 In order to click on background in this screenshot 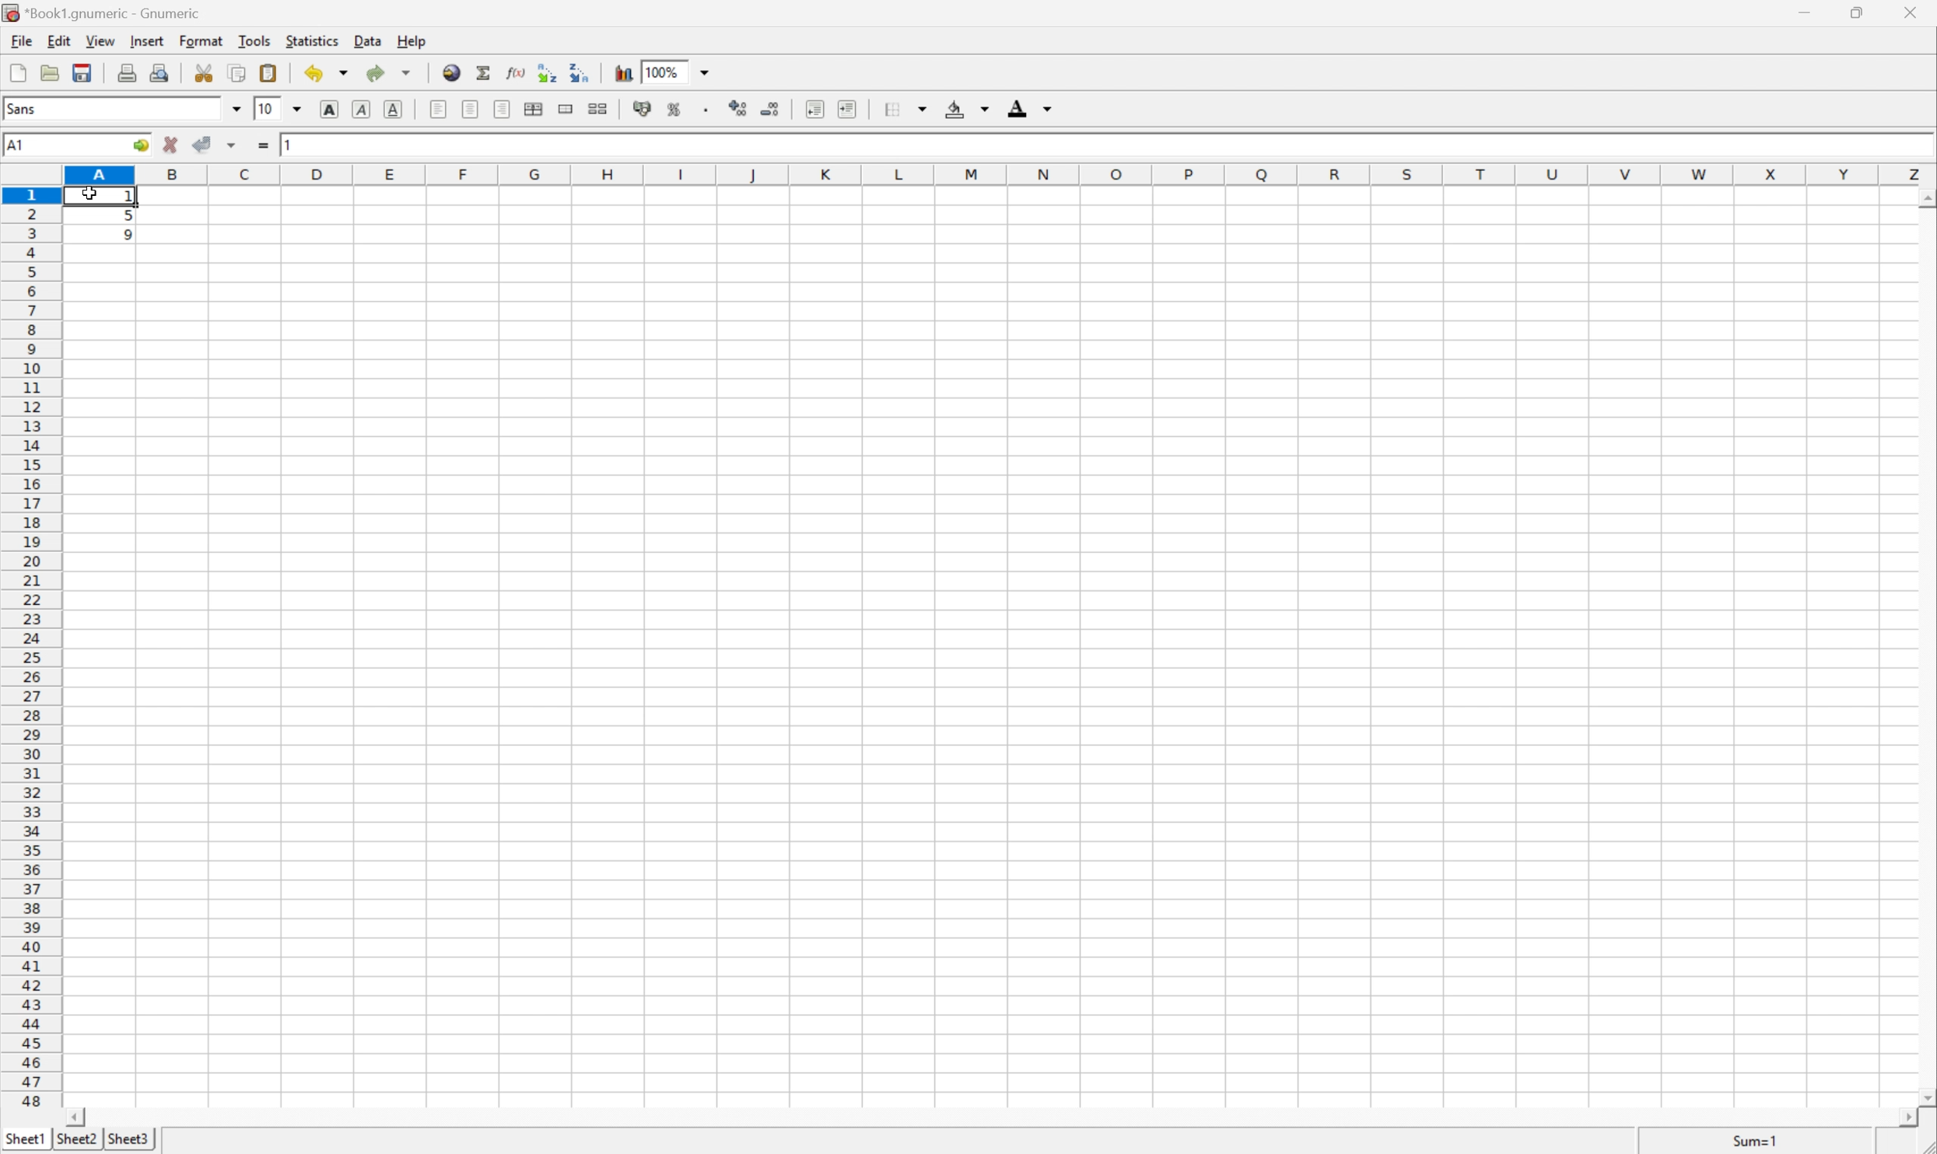, I will do `click(968, 107)`.